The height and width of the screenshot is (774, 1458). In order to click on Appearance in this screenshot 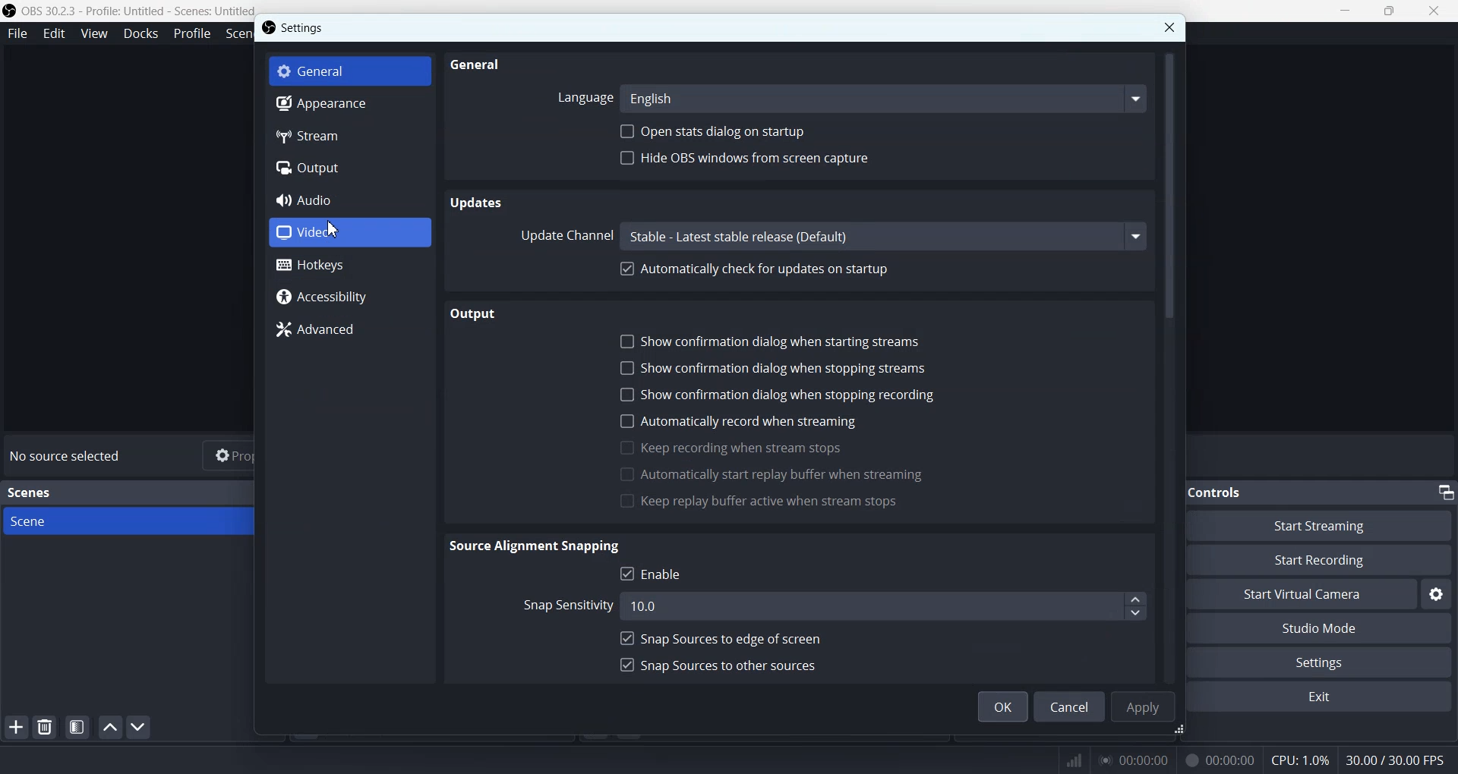, I will do `click(349, 105)`.